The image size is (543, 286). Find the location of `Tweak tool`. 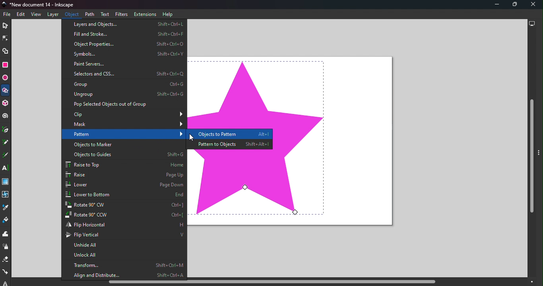

Tweak tool is located at coordinates (7, 234).